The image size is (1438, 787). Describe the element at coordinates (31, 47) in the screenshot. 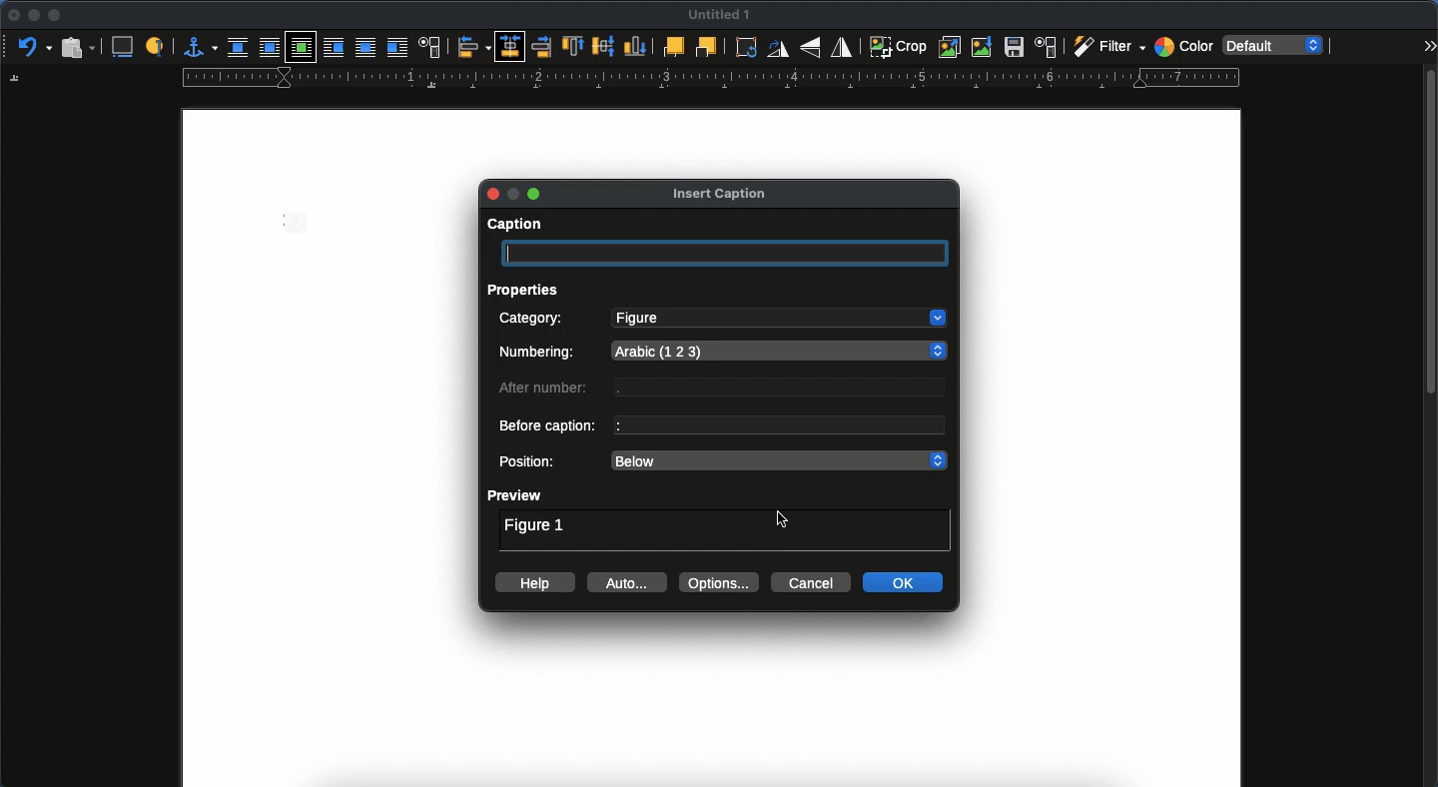

I see `undo` at that location.